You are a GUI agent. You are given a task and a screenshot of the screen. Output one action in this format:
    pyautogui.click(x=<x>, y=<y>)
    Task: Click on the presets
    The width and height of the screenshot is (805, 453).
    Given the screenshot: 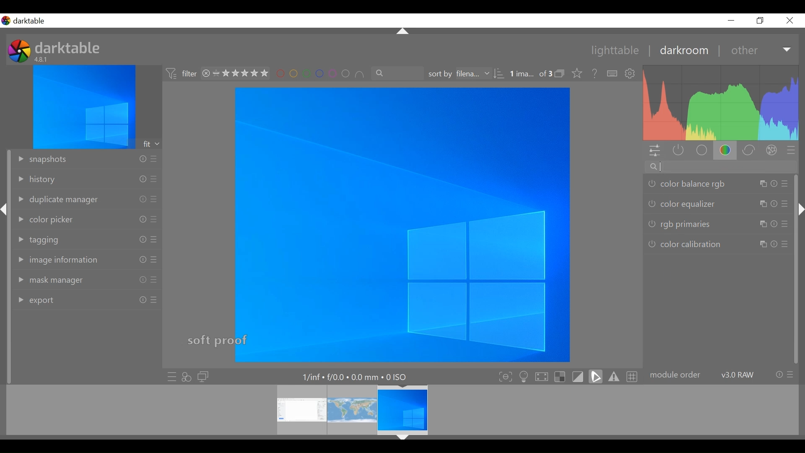 What is the action you would take?
    pyautogui.click(x=785, y=244)
    